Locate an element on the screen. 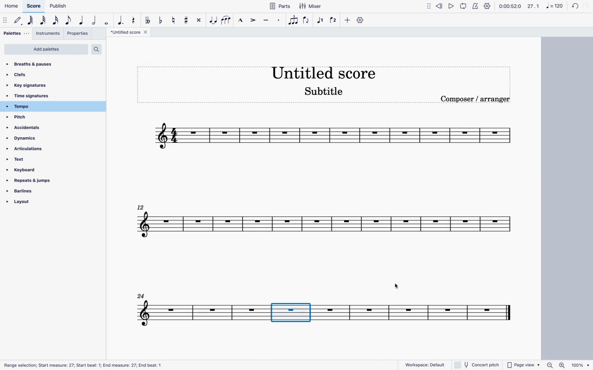 Image resolution: width=593 pixels, height=370 pixels. accent is located at coordinates (254, 20).